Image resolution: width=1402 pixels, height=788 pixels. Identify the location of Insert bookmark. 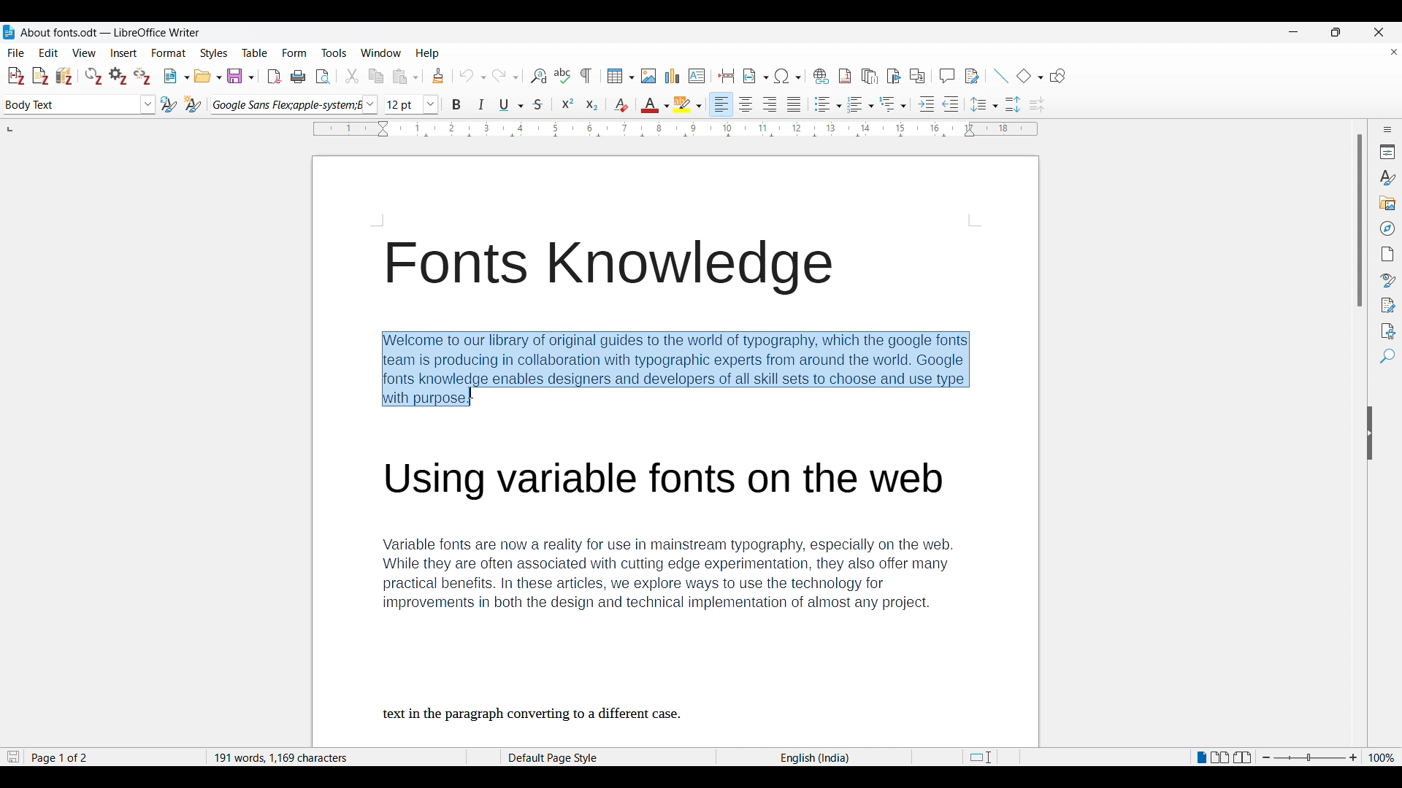
(895, 77).